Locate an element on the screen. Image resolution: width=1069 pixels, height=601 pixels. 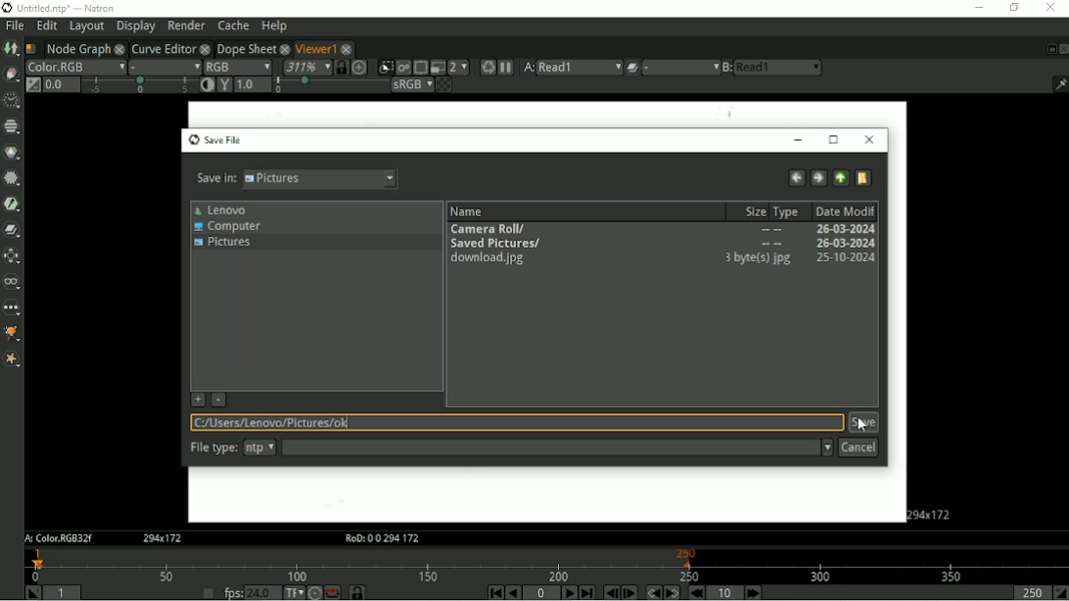
Current frame is located at coordinates (541, 593).